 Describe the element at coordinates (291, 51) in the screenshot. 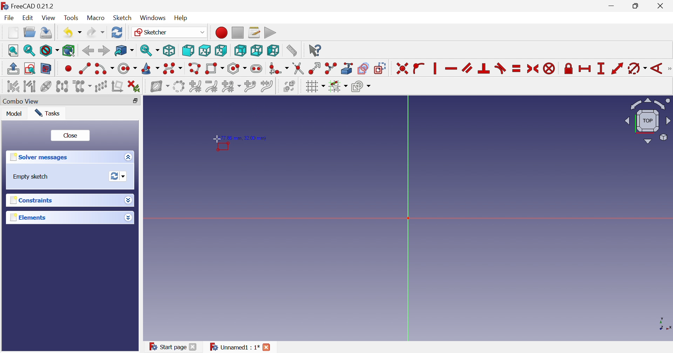

I see `Measure distance` at that location.